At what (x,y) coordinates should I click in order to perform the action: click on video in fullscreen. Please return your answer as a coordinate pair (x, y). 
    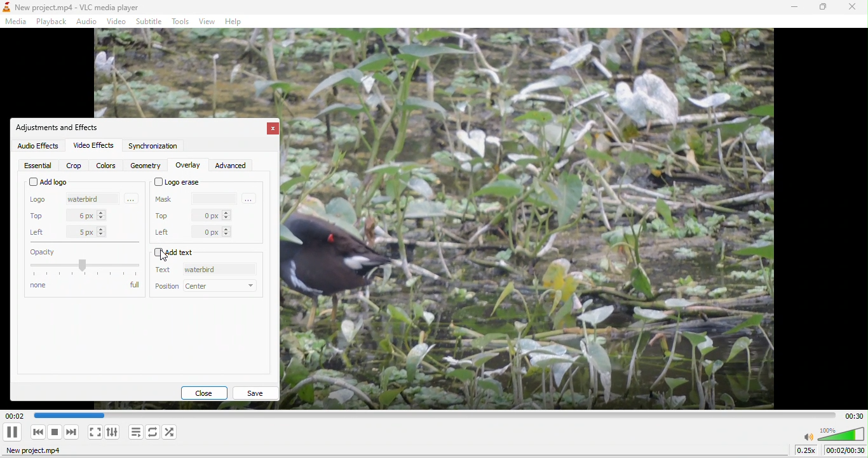
    Looking at the image, I should click on (95, 434).